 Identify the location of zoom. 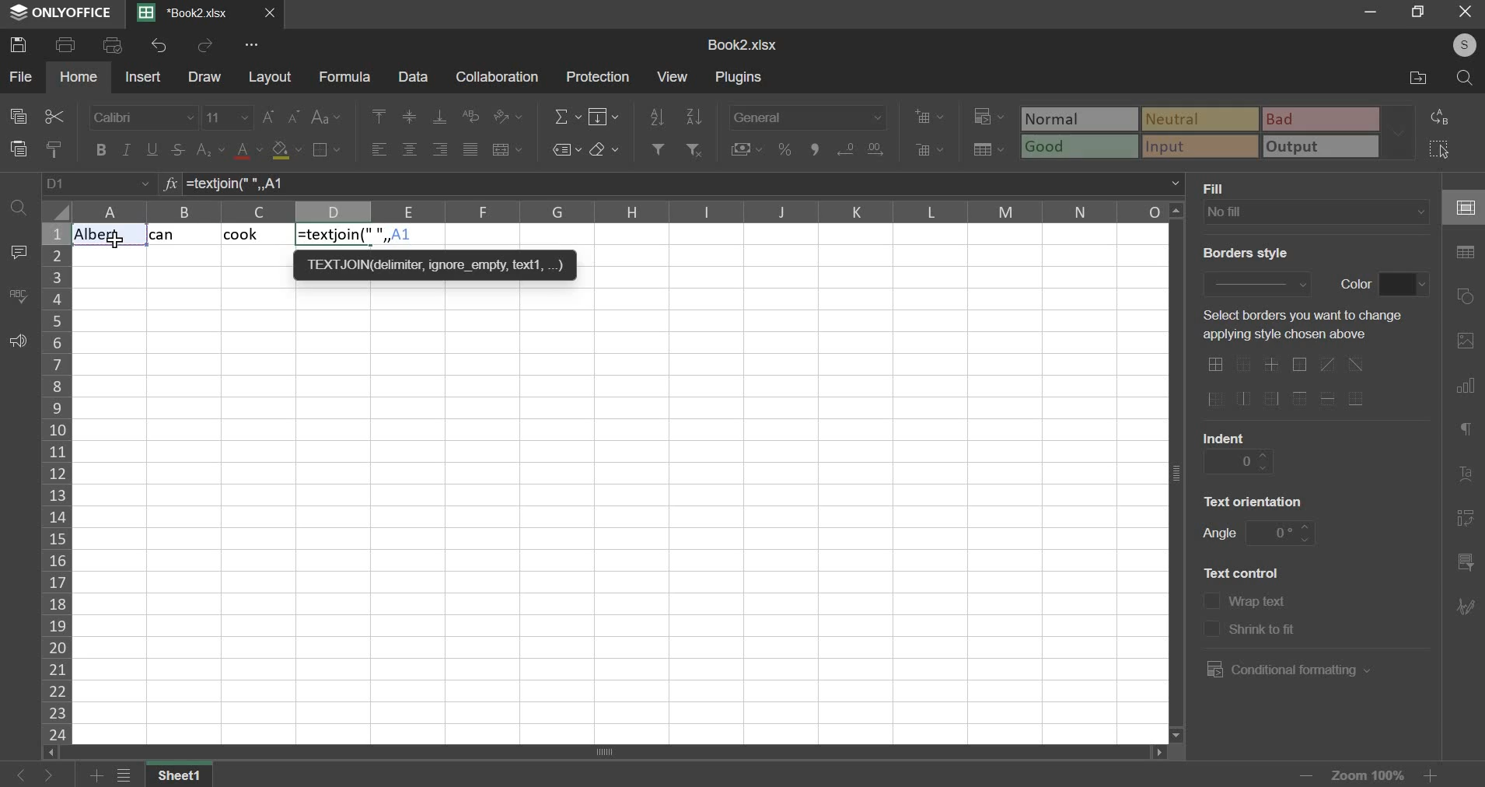
(1366, 773).